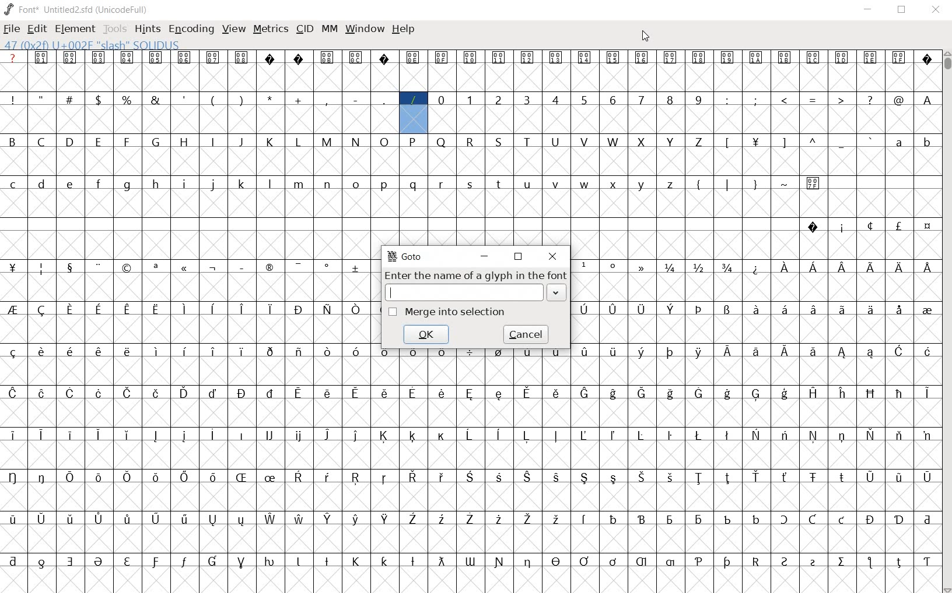 This screenshot has width=952, height=593. I want to click on glyph, so click(699, 435).